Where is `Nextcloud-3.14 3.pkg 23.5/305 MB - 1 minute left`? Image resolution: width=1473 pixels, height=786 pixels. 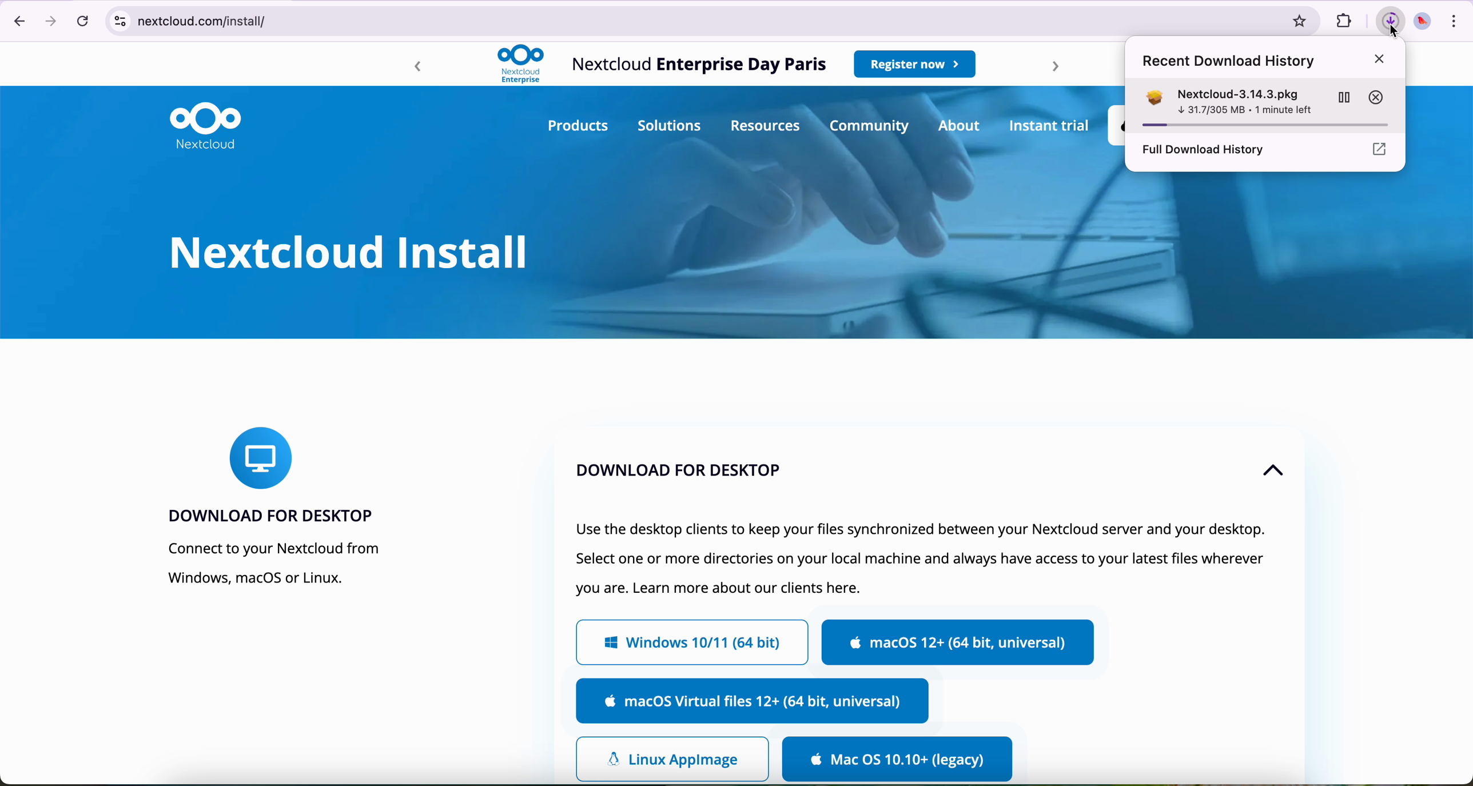
Nextcloud-3.14 3.pkg 23.5/305 MB - 1 minute left is located at coordinates (1264, 105).